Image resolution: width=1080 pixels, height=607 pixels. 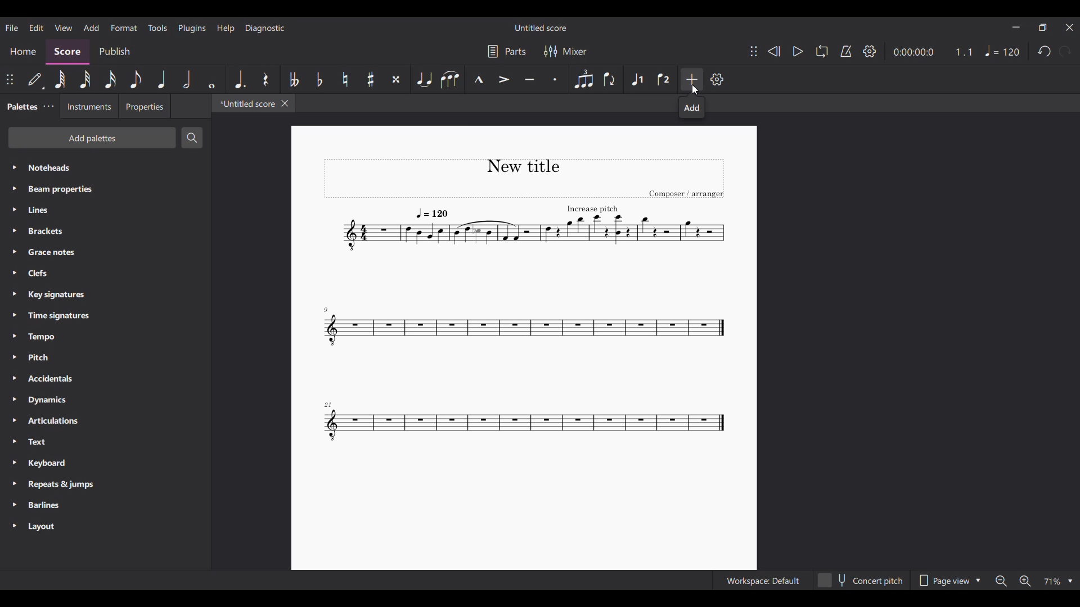 I want to click on Augmentation dot, so click(x=238, y=79).